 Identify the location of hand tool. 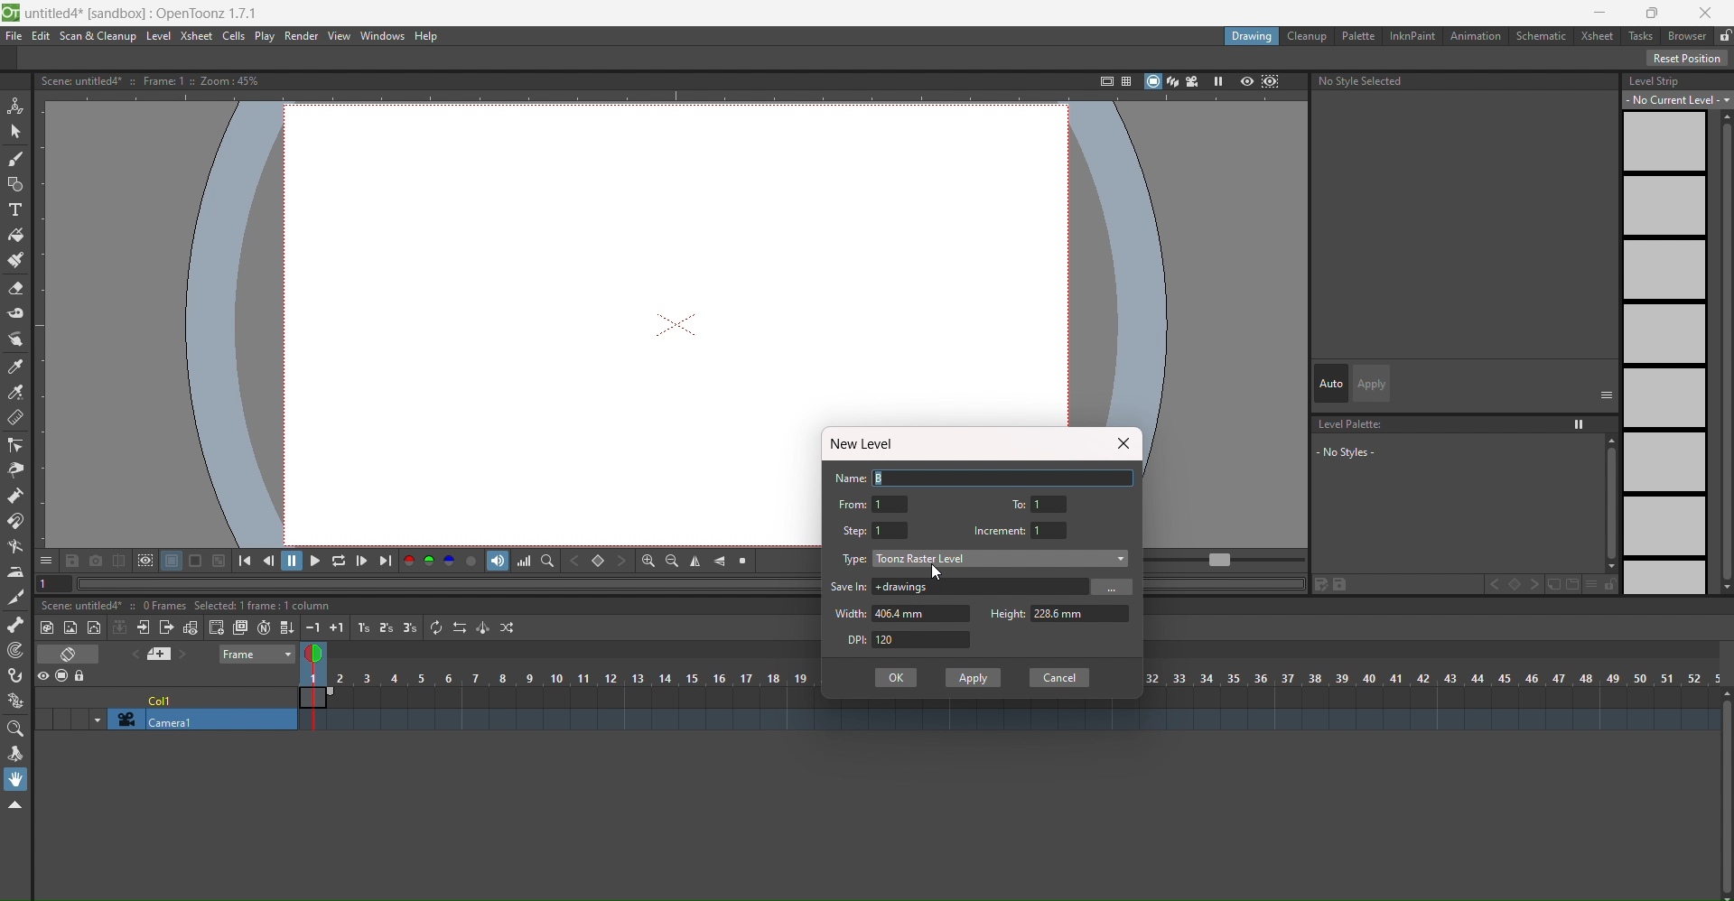
(16, 779).